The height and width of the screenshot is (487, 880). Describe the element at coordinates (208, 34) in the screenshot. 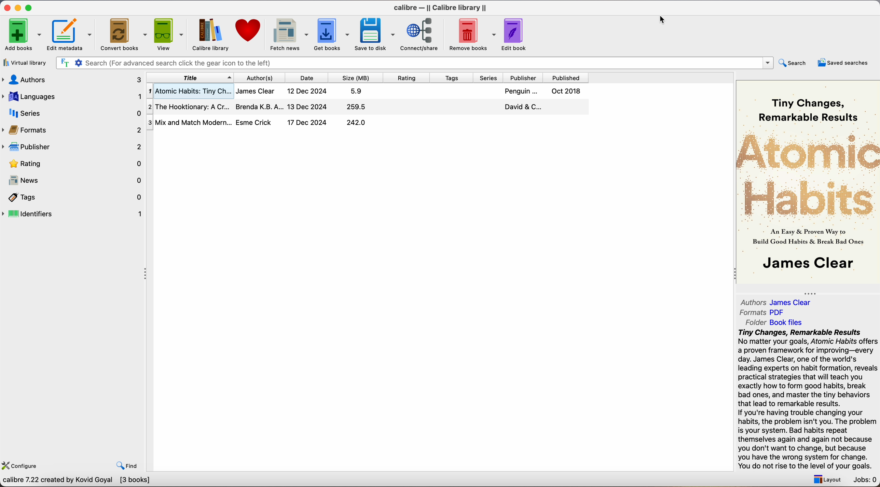

I see `calibre library` at that location.